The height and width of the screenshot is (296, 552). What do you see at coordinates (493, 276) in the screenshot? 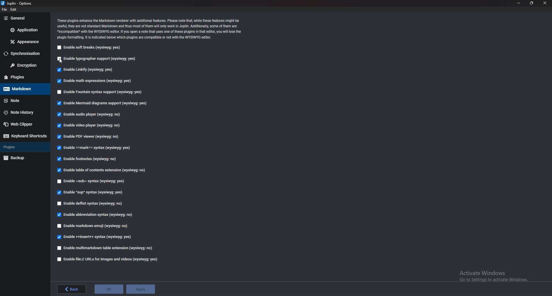
I see `Activate Windows` at bounding box center [493, 276].